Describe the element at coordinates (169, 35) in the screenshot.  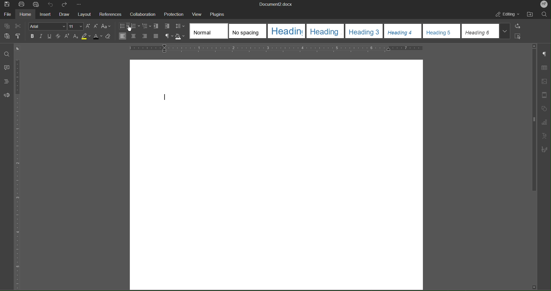
I see `Nonprinting characters` at that location.